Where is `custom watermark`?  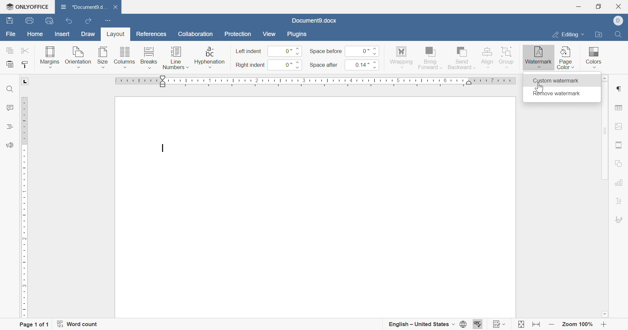 custom watermark is located at coordinates (556, 80).